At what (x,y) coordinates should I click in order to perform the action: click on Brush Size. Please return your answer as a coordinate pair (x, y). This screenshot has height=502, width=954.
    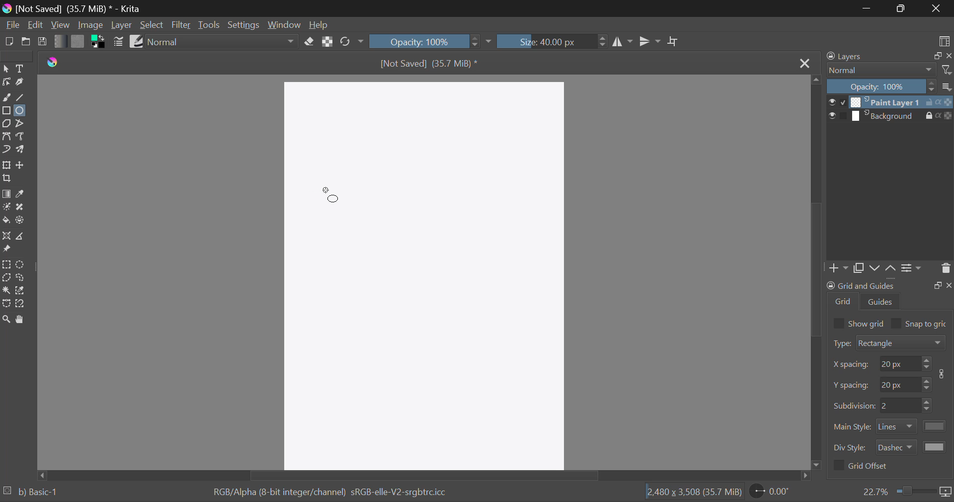
    Looking at the image, I should click on (551, 41).